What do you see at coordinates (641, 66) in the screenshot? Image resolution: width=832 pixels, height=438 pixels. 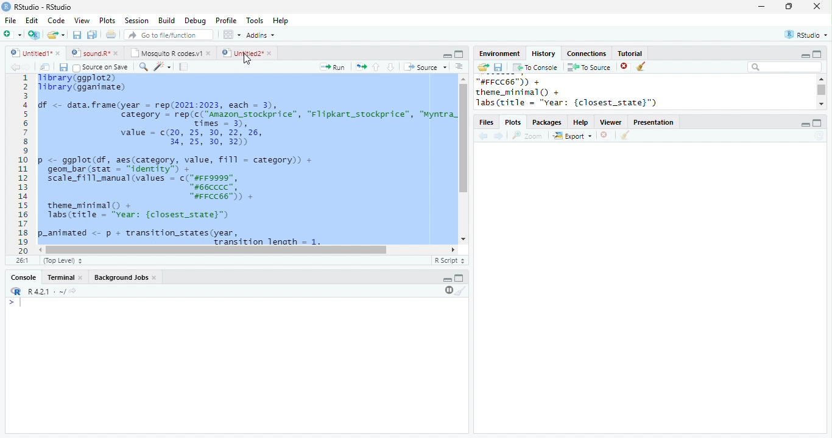 I see `clear` at bounding box center [641, 66].